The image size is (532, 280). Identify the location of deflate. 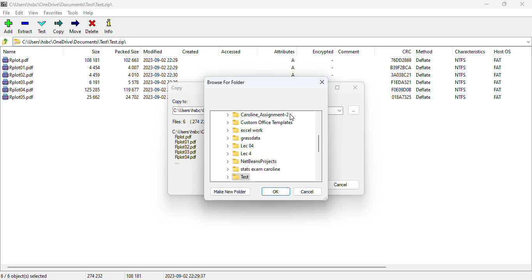
(424, 60).